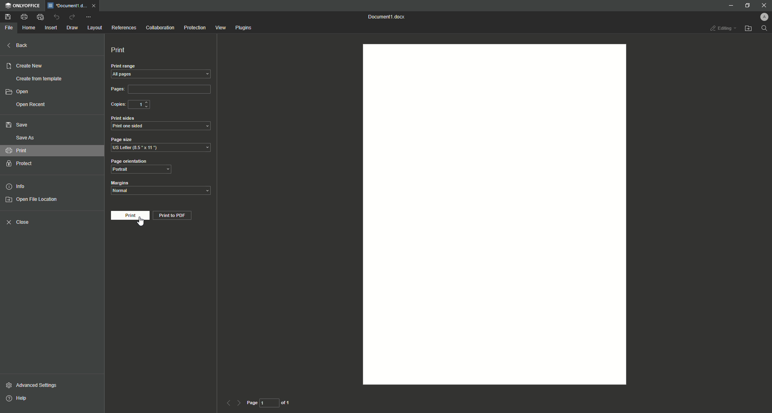  What do you see at coordinates (10, 27) in the screenshot?
I see `File` at bounding box center [10, 27].